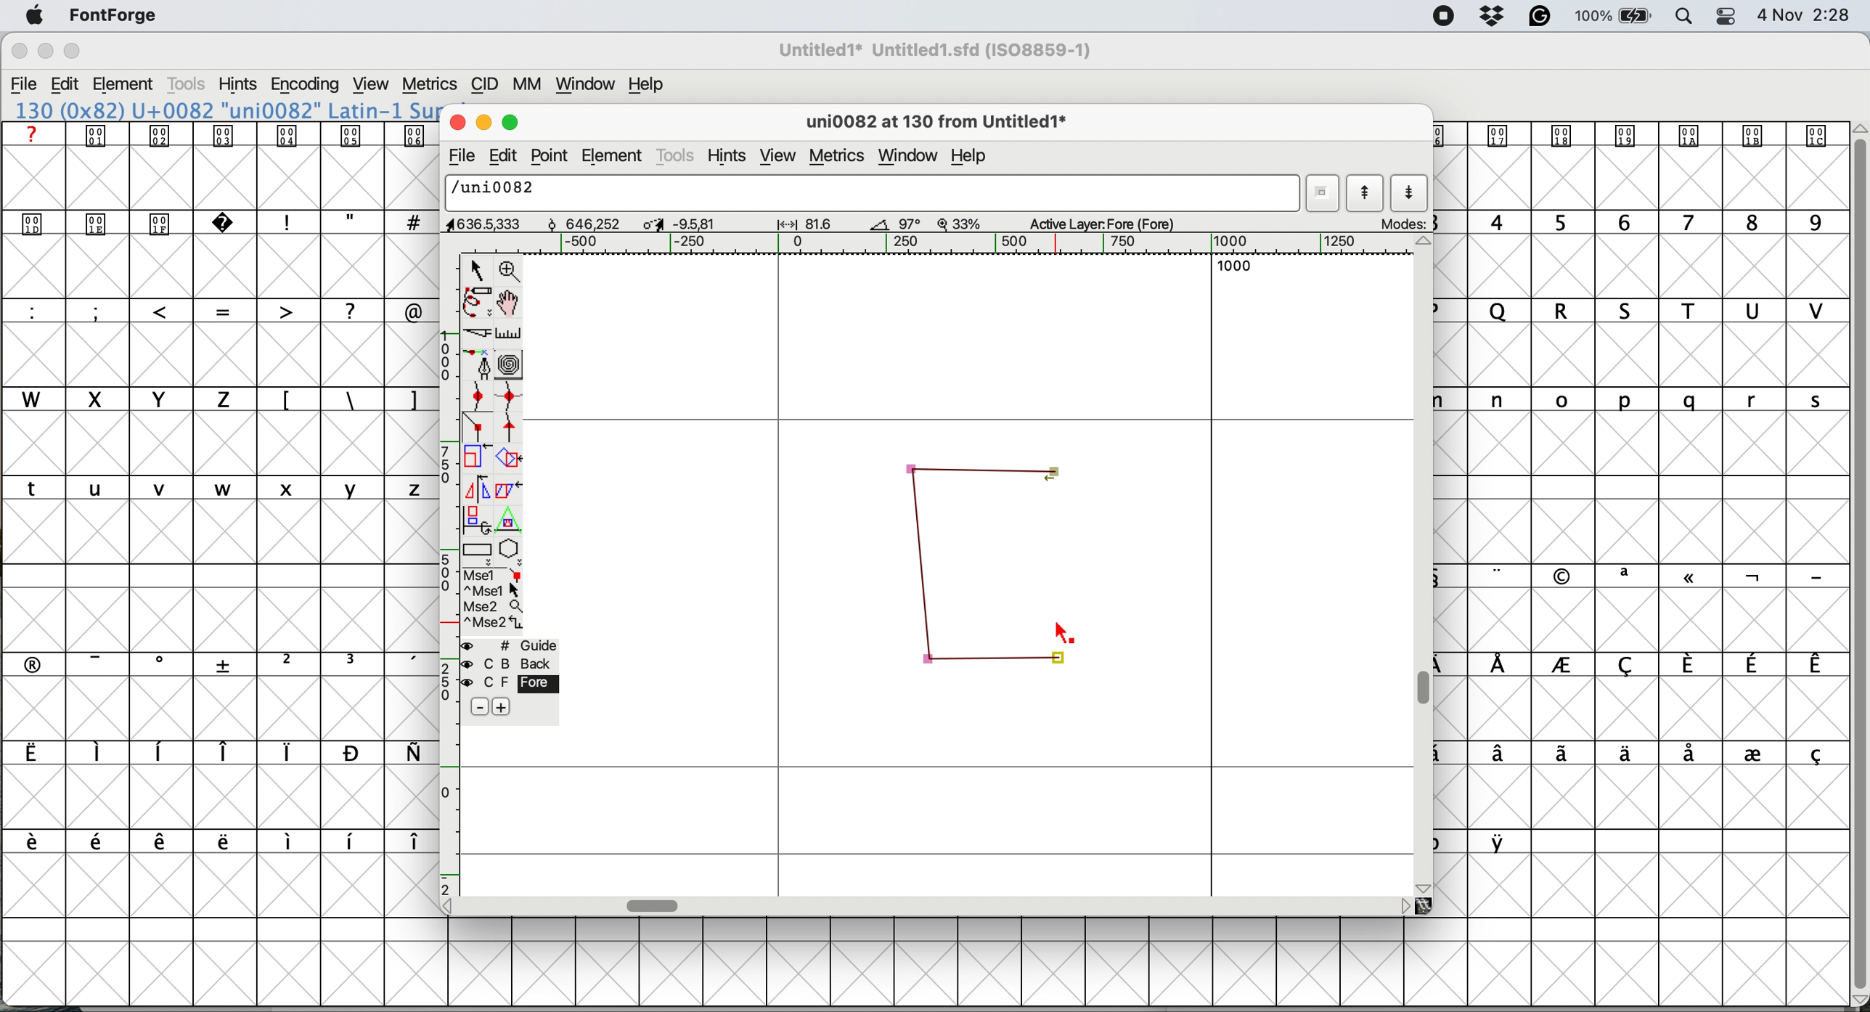 Image resolution: width=1870 pixels, height=1012 pixels. What do you see at coordinates (1503, 841) in the screenshot?
I see `symbol` at bounding box center [1503, 841].